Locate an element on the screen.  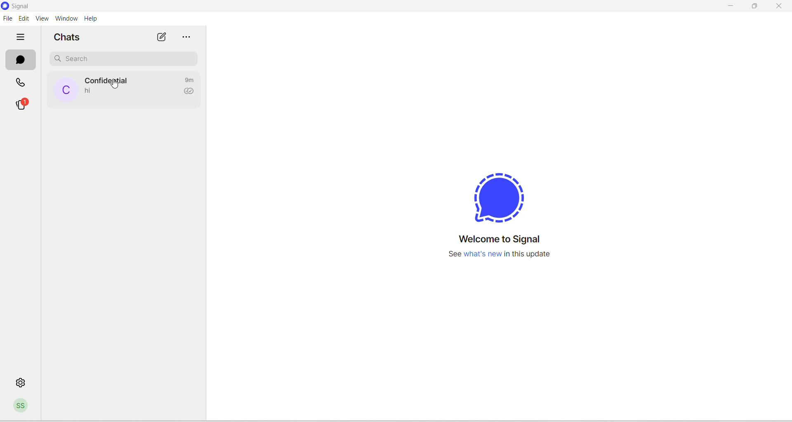
hide tabs is located at coordinates (21, 38).